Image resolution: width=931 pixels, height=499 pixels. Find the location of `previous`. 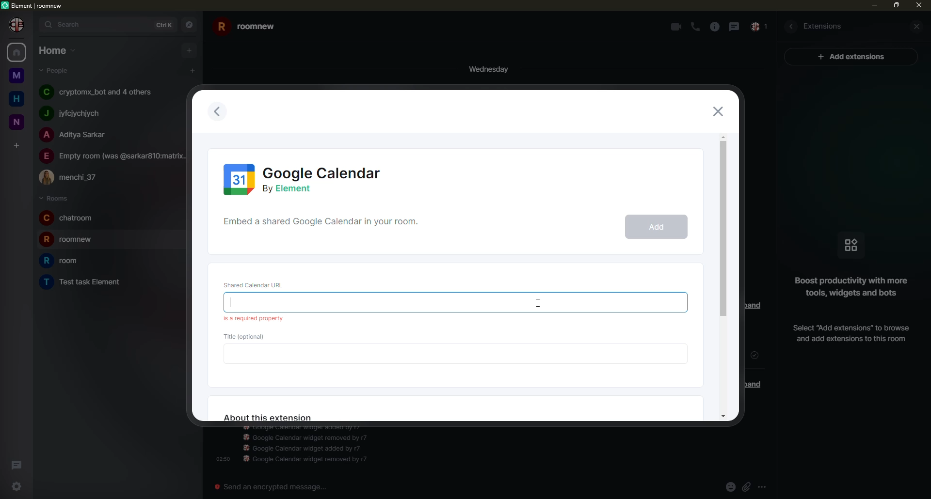

previous is located at coordinates (220, 113).